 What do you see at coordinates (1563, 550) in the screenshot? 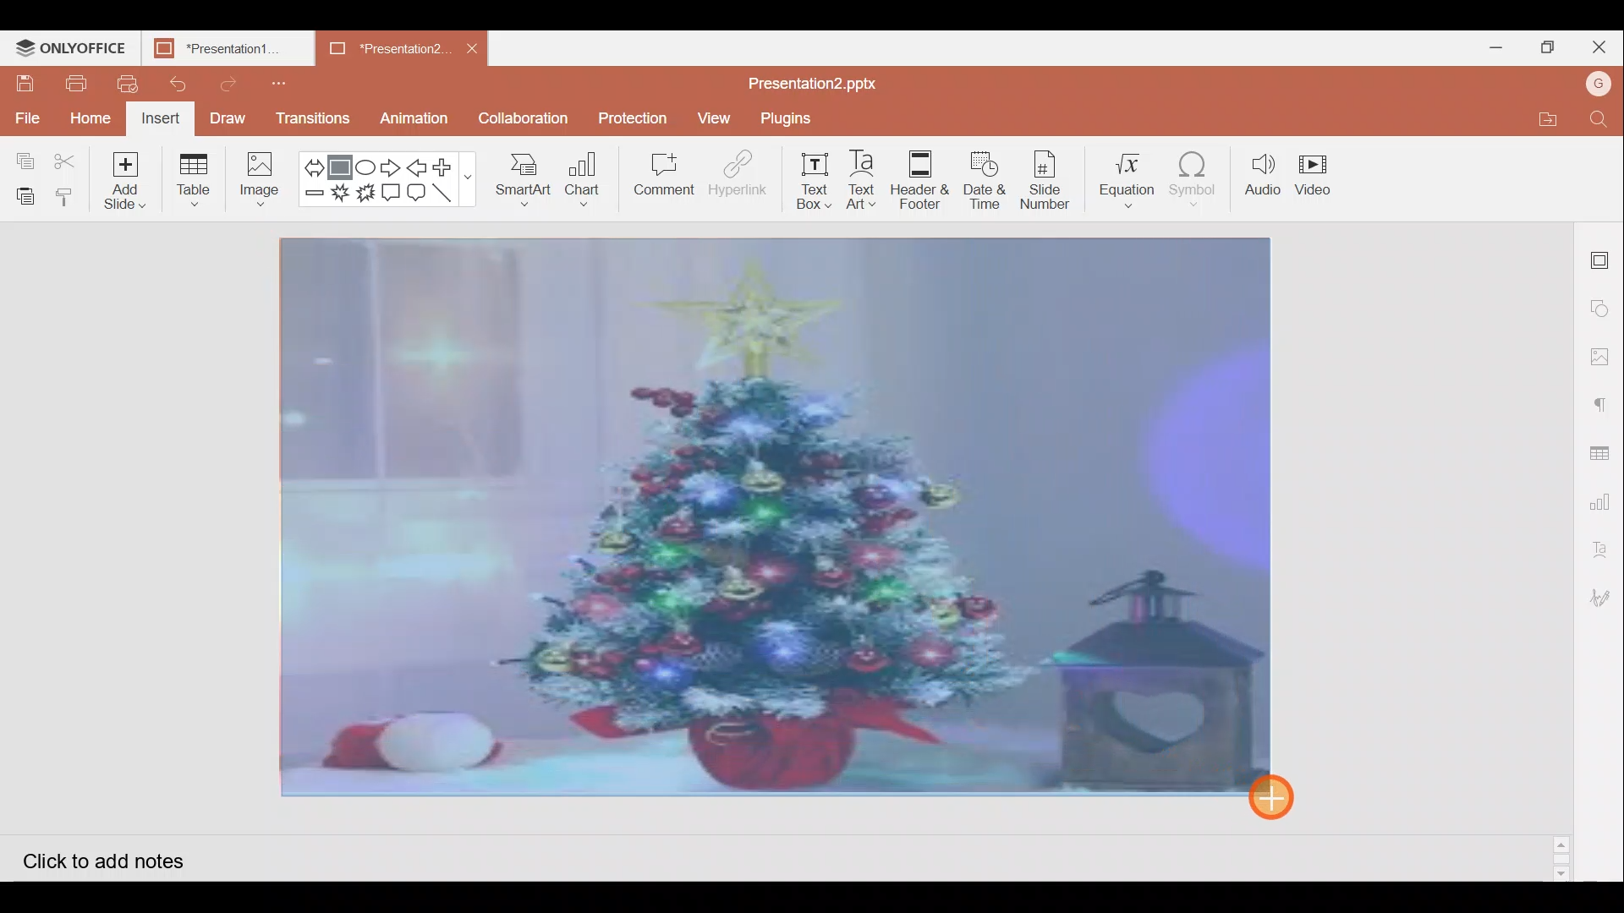
I see `Scroll bar` at bounding box center [1563, 550].